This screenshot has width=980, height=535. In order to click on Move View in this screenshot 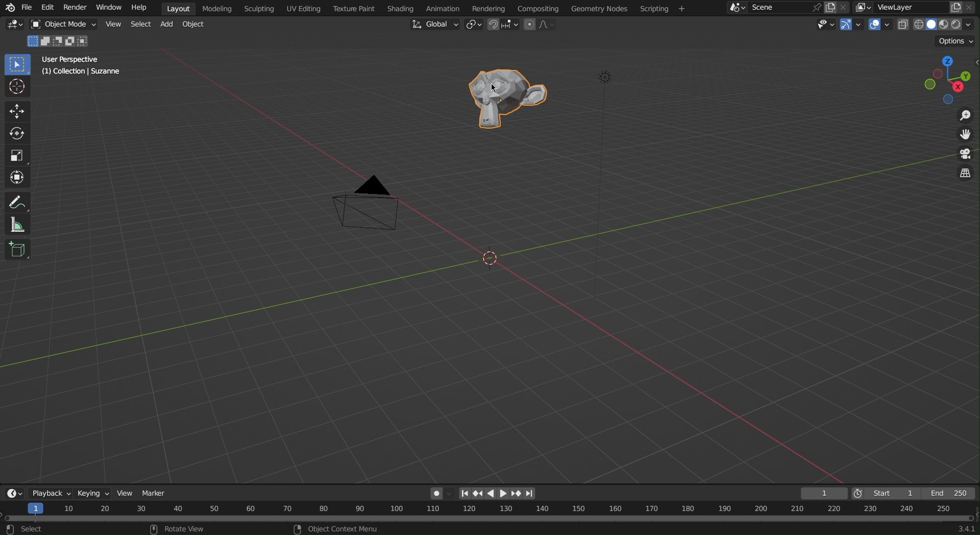, I will do `click(964, 135)`.